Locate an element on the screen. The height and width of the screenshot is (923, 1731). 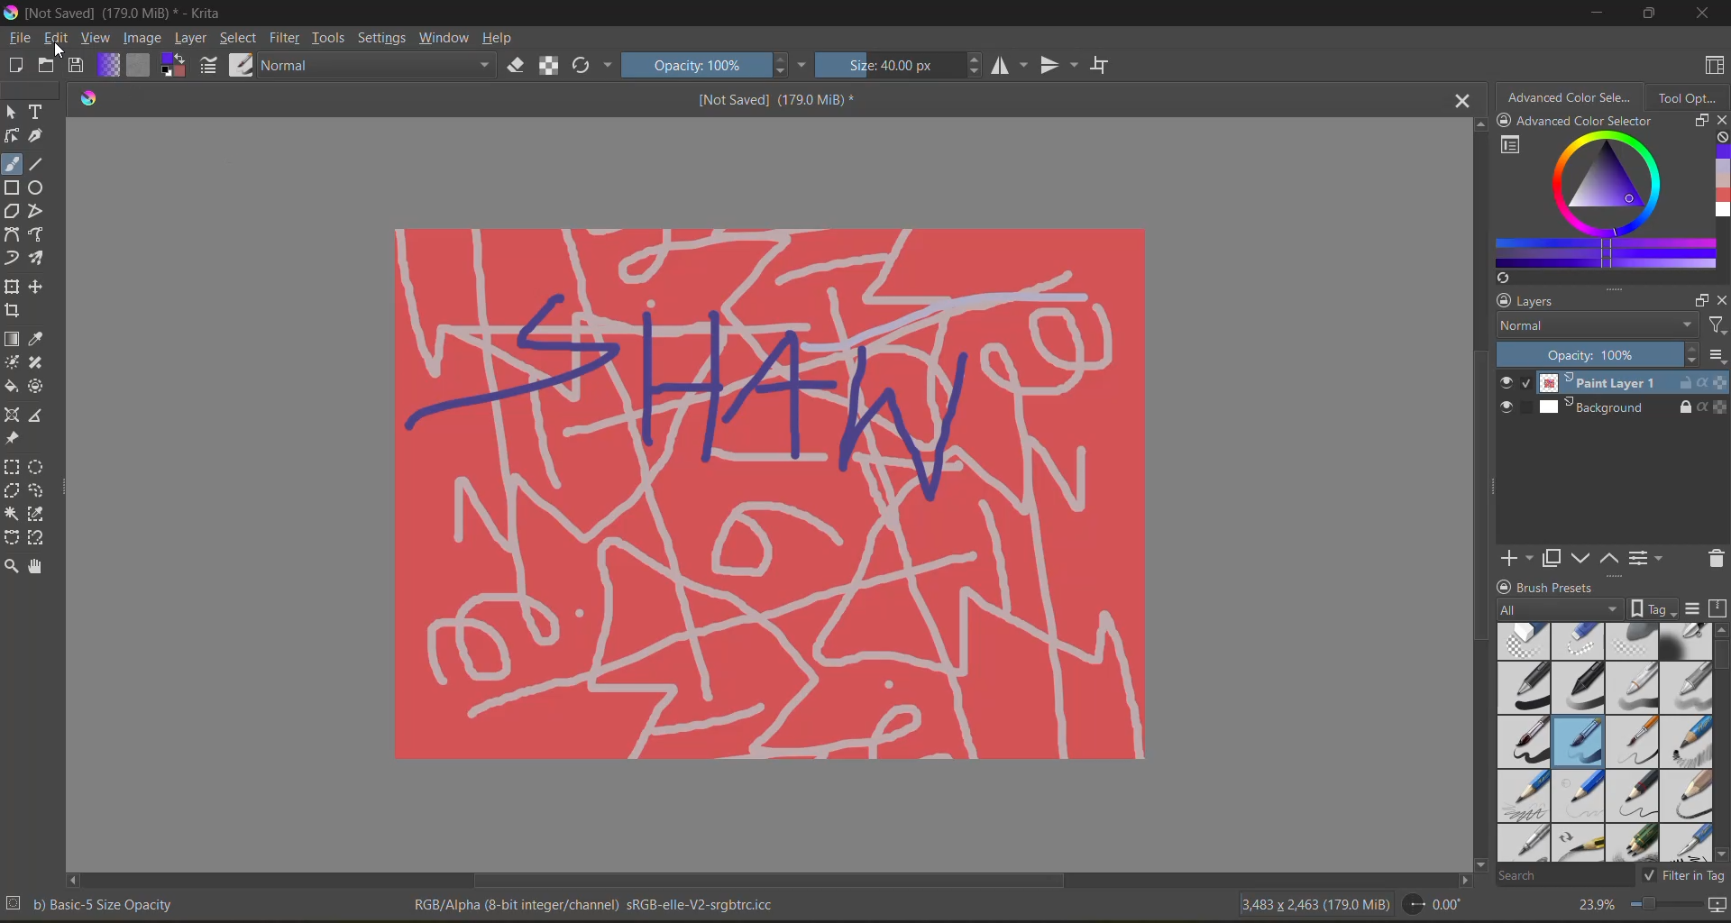
freehand selection tool is located at coordinates (41, 490).